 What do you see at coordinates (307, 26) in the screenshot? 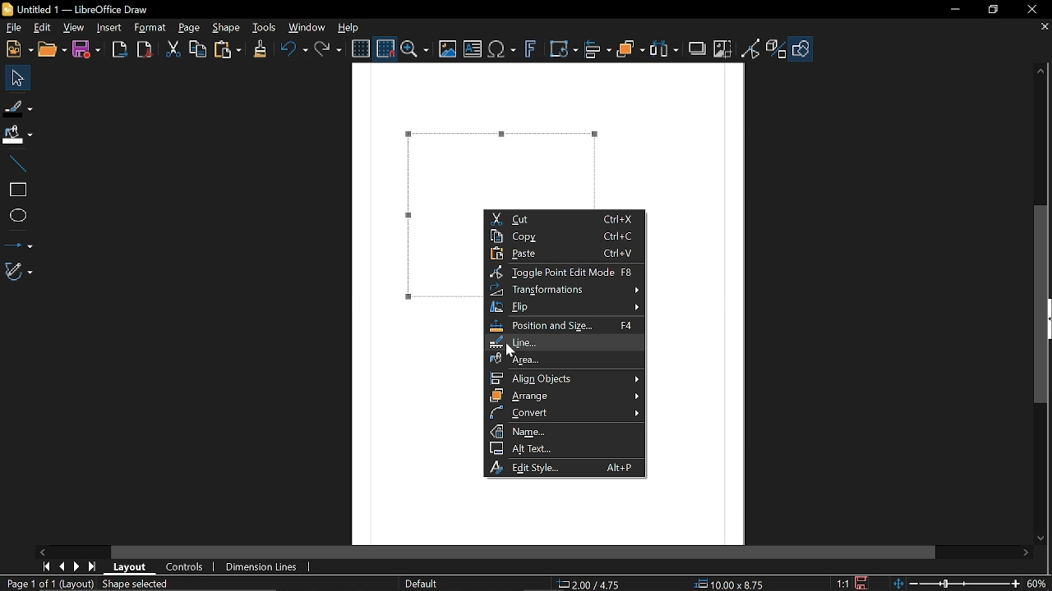
I see `Window` at bounding box center [307, 26].